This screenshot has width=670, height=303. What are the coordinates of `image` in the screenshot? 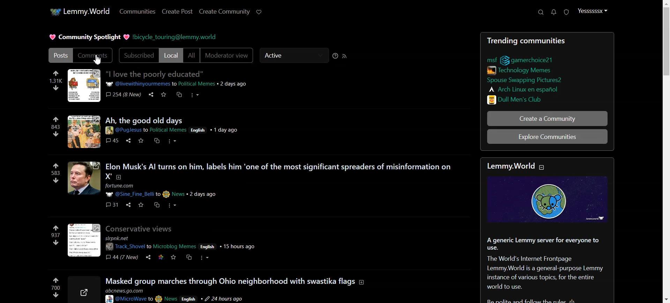 It's located at (83, 240).